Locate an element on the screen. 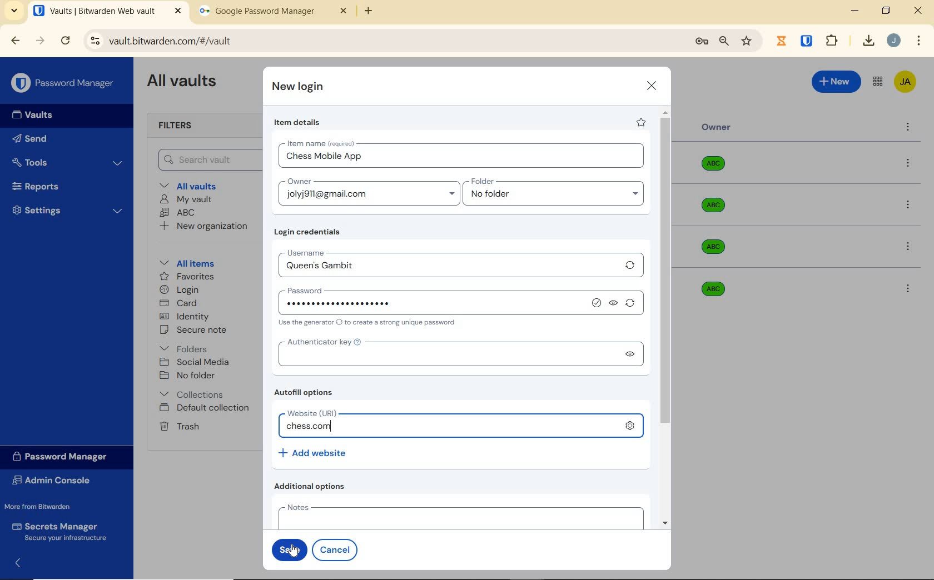 The image size is (934, 580). more option is located at coordinates (908, 128).